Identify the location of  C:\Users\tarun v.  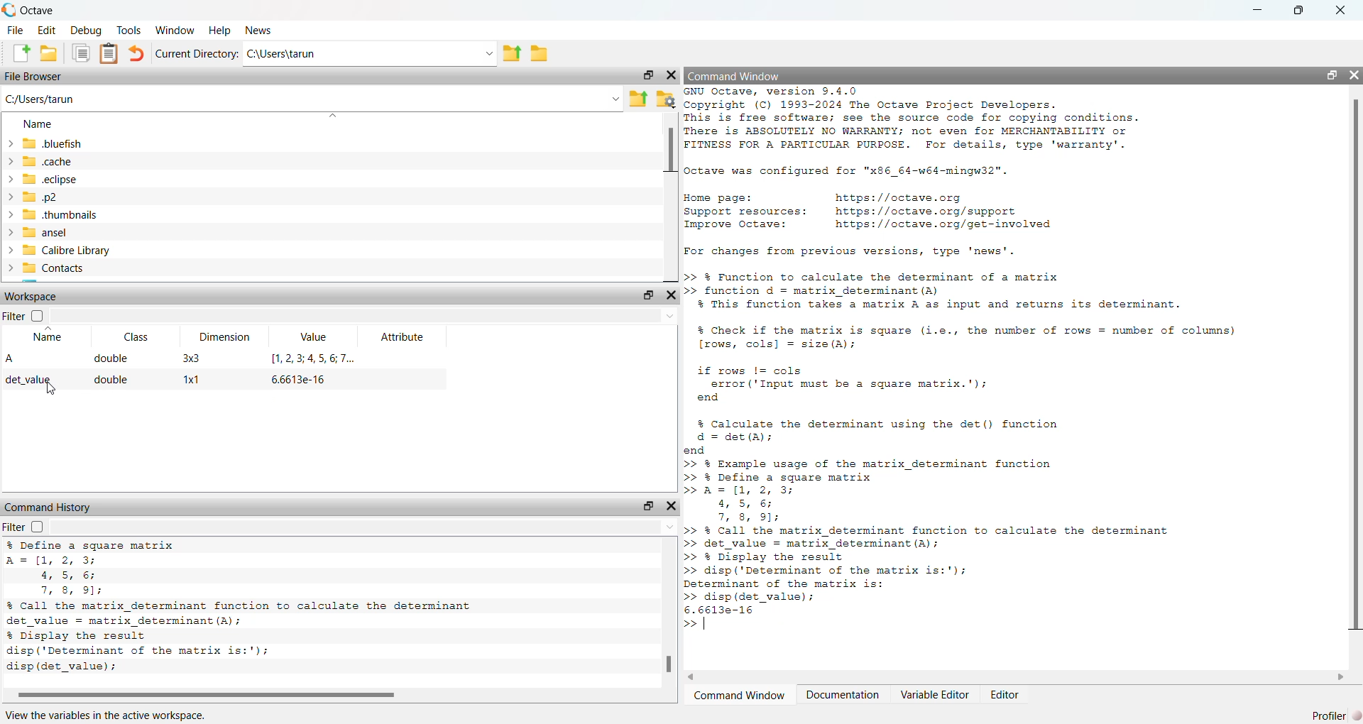
(370, 54).